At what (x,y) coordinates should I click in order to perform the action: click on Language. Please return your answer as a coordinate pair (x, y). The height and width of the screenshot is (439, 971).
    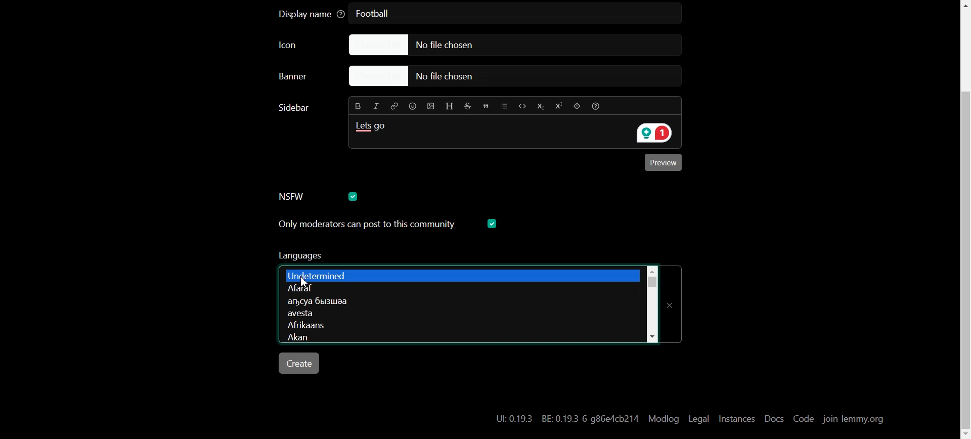
    Looking at the image, I should click on (457, 338).